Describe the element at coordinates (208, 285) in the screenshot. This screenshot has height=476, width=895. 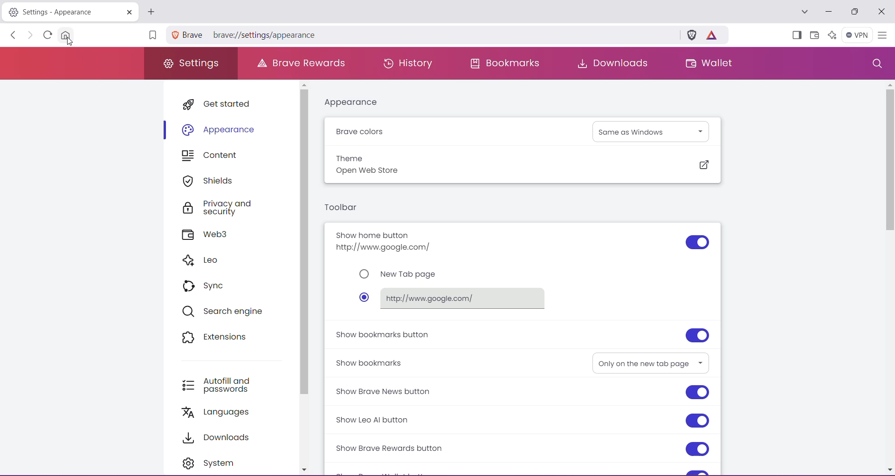
I see `Sync` at that location.